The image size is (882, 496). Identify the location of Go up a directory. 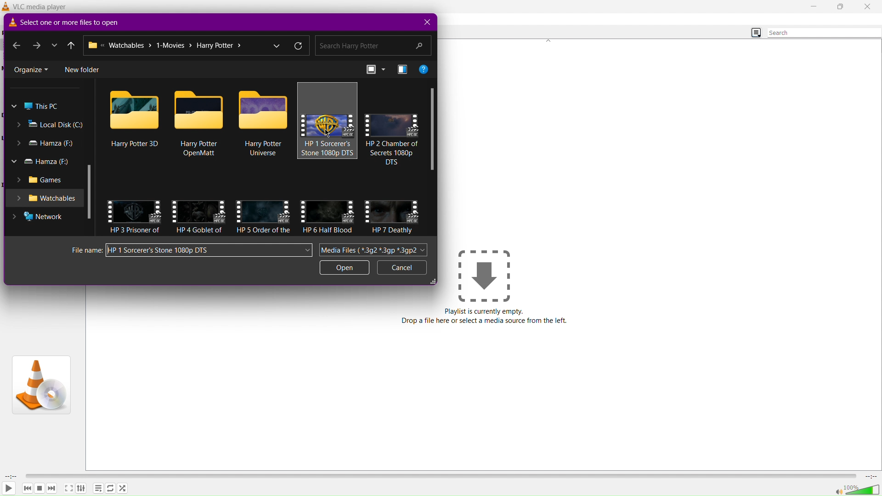
(72, 45).